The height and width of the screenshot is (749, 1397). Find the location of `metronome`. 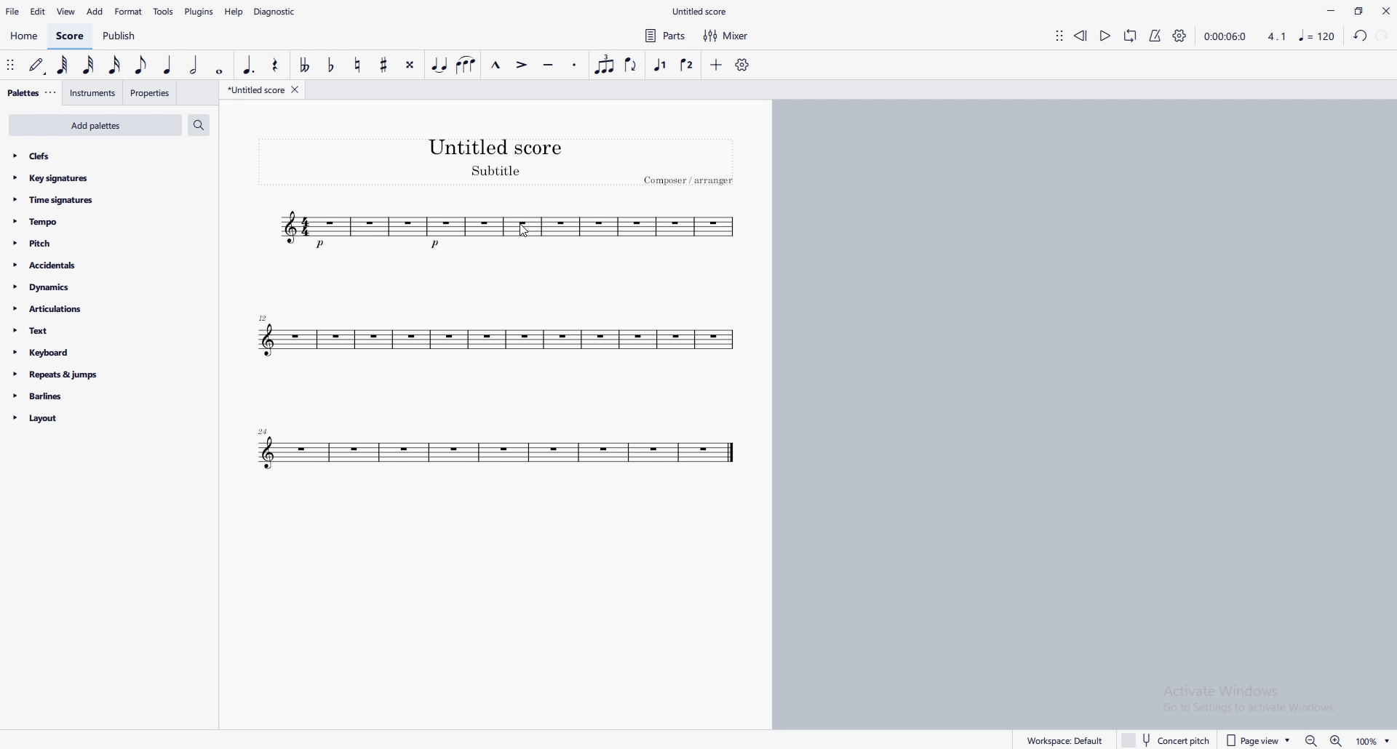

metronome is located at coordinates (1155, 35).